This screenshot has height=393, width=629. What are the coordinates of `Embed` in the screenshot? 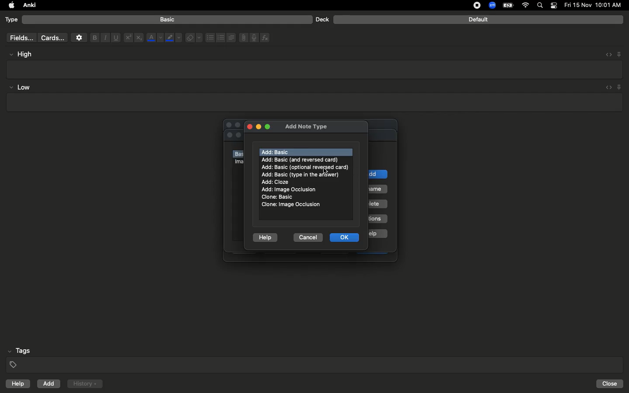 It's located at (606, 55).